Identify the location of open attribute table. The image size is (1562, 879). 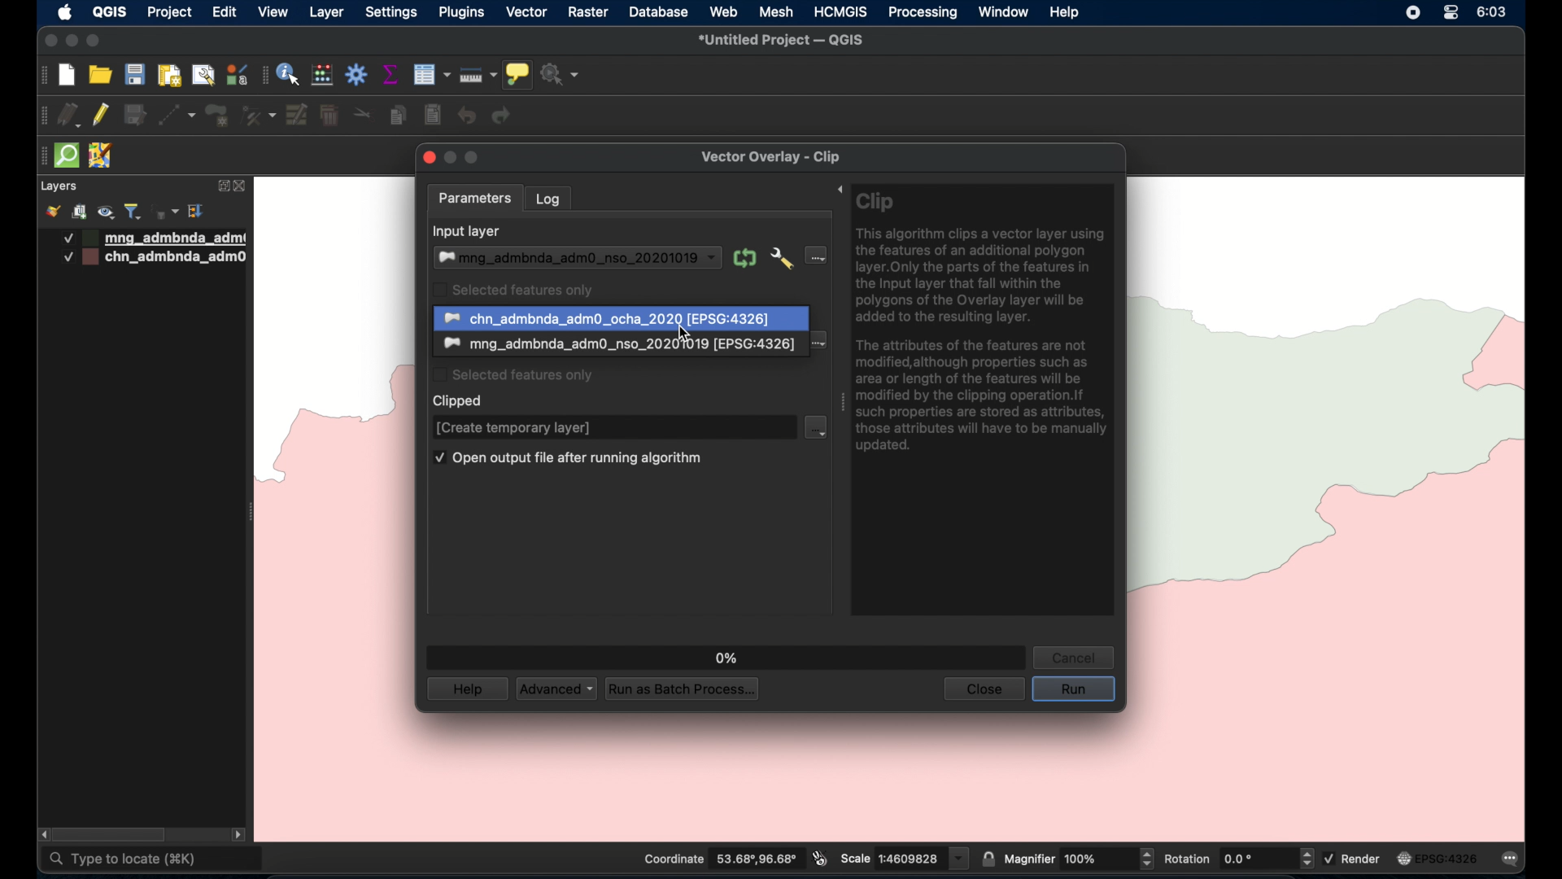
(431, 75).